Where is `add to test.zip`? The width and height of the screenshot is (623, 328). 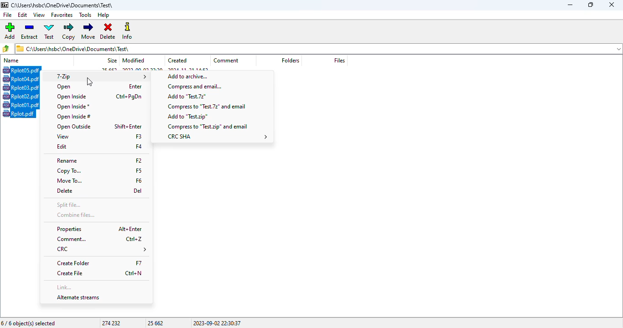 add to test.zip is located at coordinates (188, 117).